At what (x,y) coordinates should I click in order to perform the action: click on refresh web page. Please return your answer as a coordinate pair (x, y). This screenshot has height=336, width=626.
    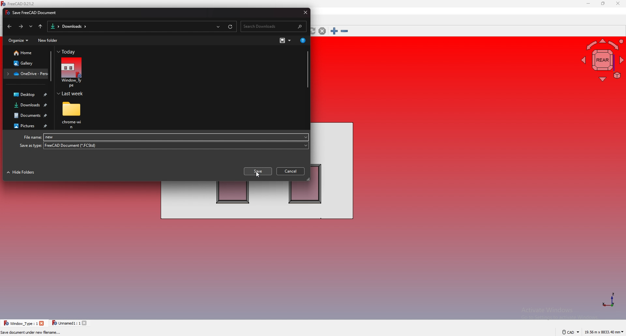
    Looking at the image, I should click on (313, 31).